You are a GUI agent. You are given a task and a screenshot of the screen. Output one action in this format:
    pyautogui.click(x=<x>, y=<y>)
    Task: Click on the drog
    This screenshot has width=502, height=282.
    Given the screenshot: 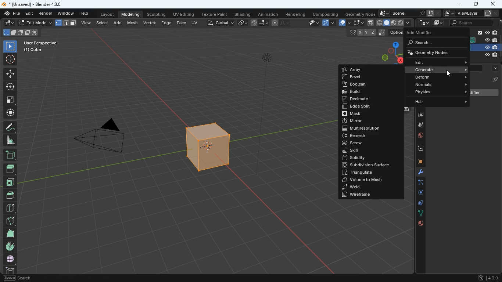 What is the action you would take?
    pyautogui.click(x=418, y=125)
    